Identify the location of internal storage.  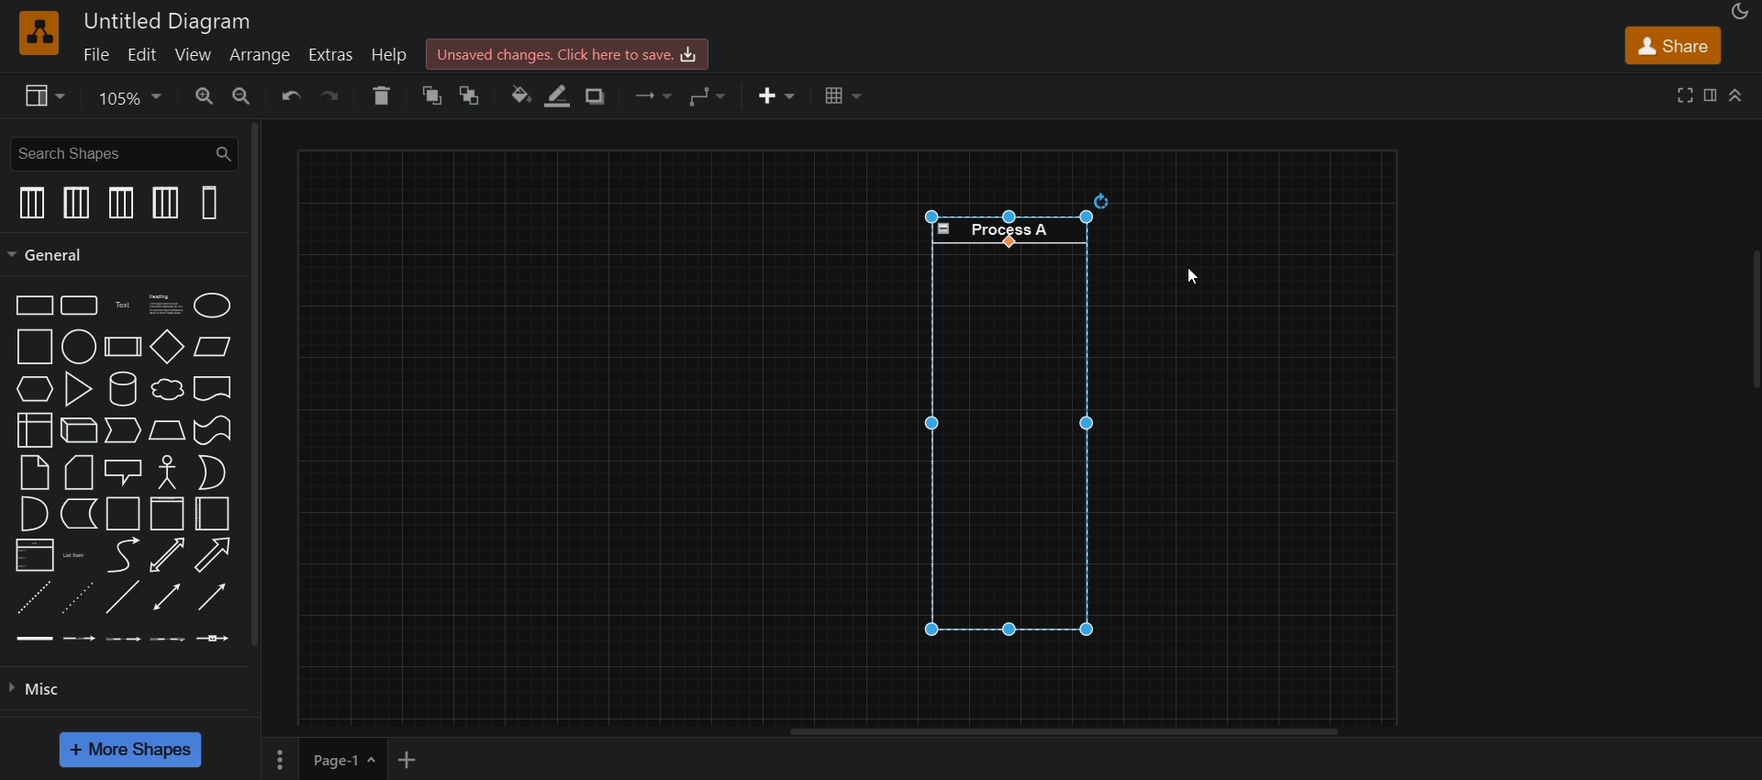
(34, 430).